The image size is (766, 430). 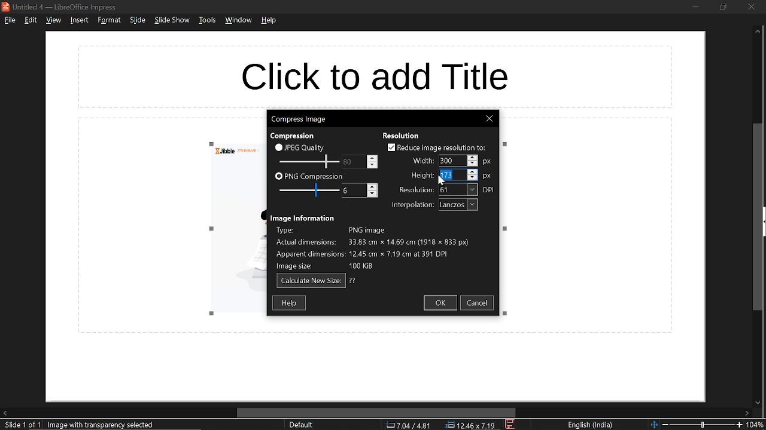 What do you see at coordinates (412, 205) in the screenshot?
I see `text` at bounding box center [412, 205].